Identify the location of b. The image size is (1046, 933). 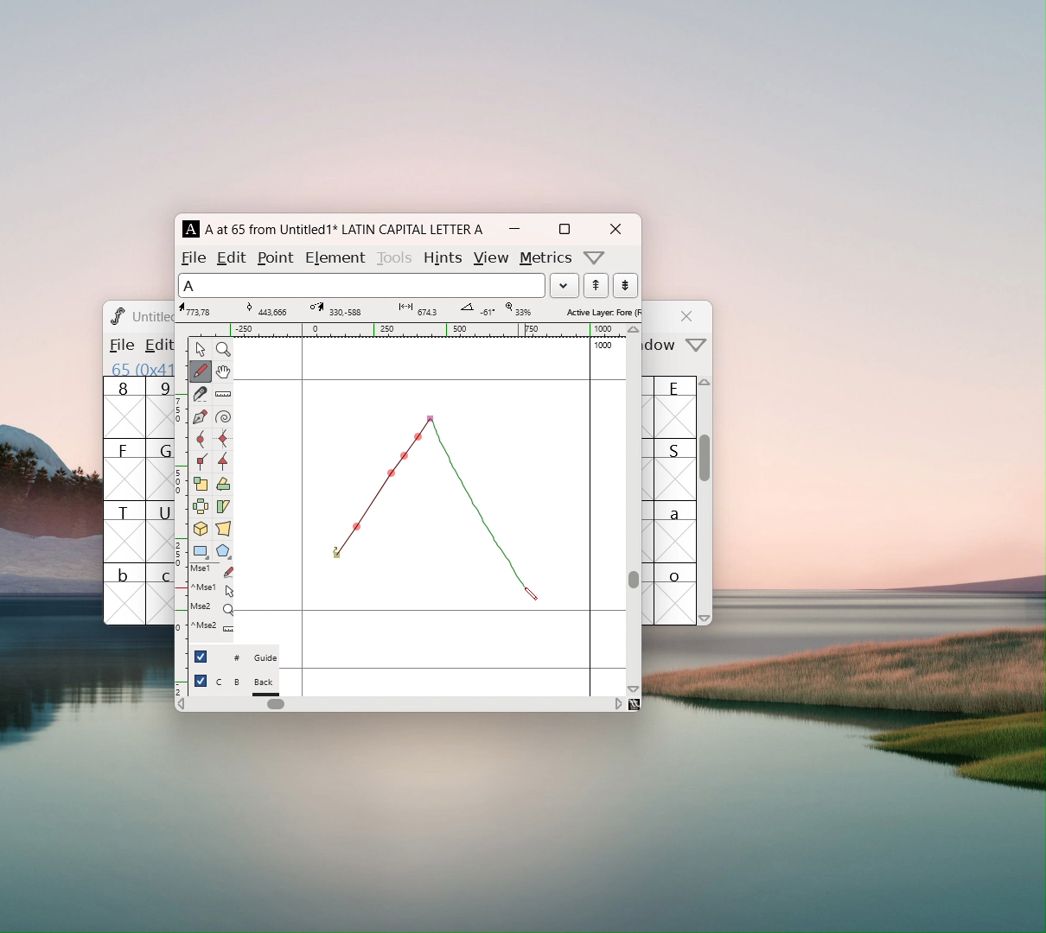
(124, 593).